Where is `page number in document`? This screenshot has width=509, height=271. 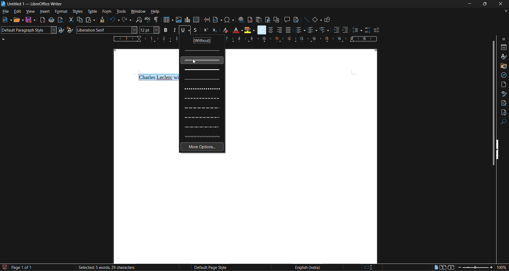
page number in document is located at coordinates (22, 267).